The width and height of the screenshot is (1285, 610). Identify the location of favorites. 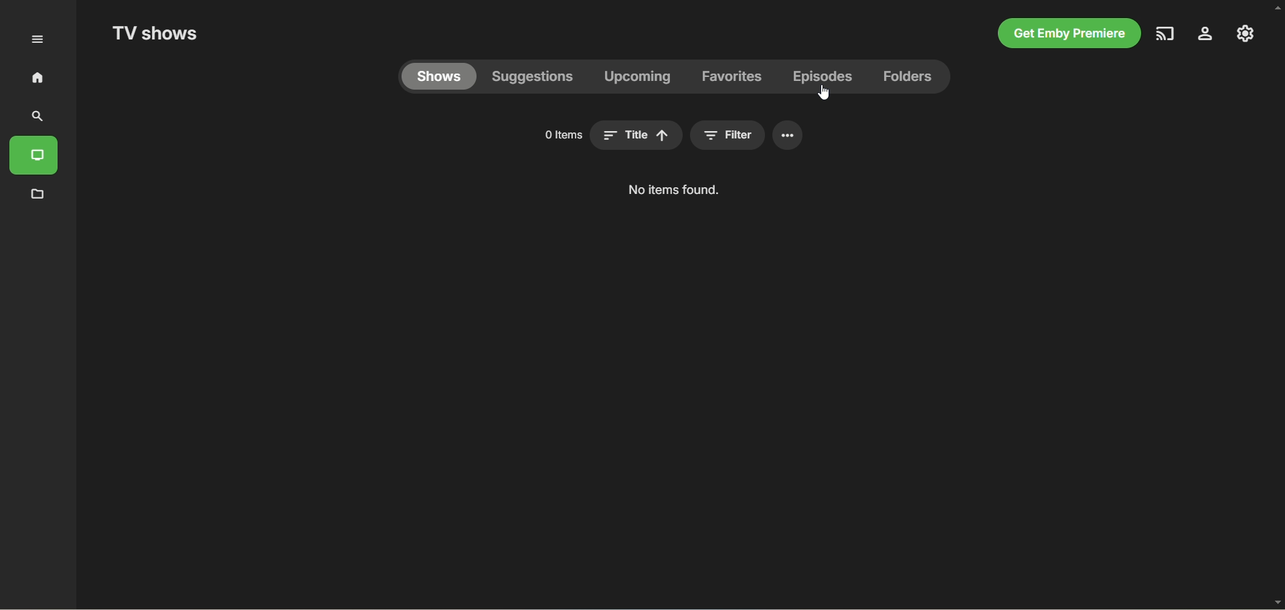
(730, 77).